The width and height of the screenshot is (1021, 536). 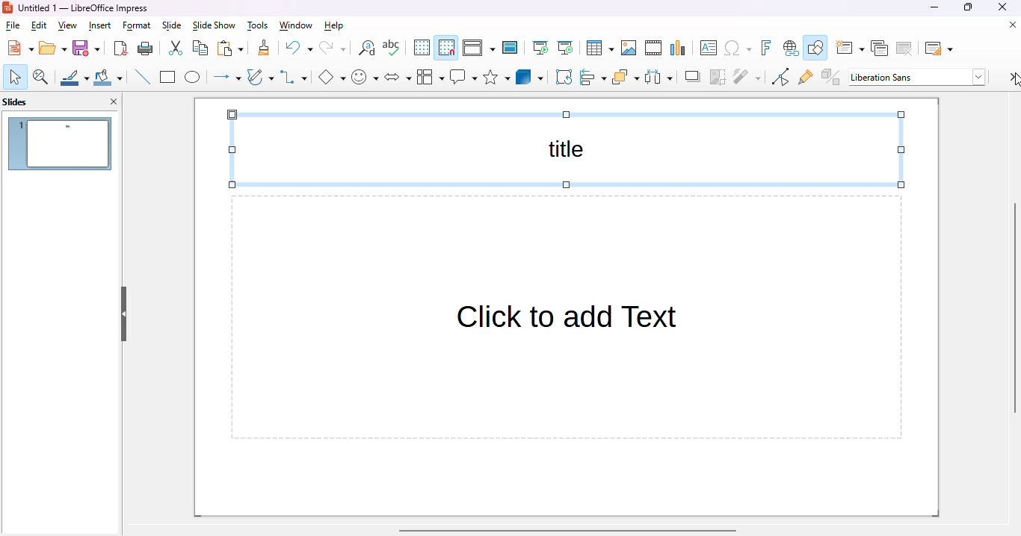 What do you see at coordinates (626, 77) in the screenshot?
I see `arrange` at bounding box center [626, 77].